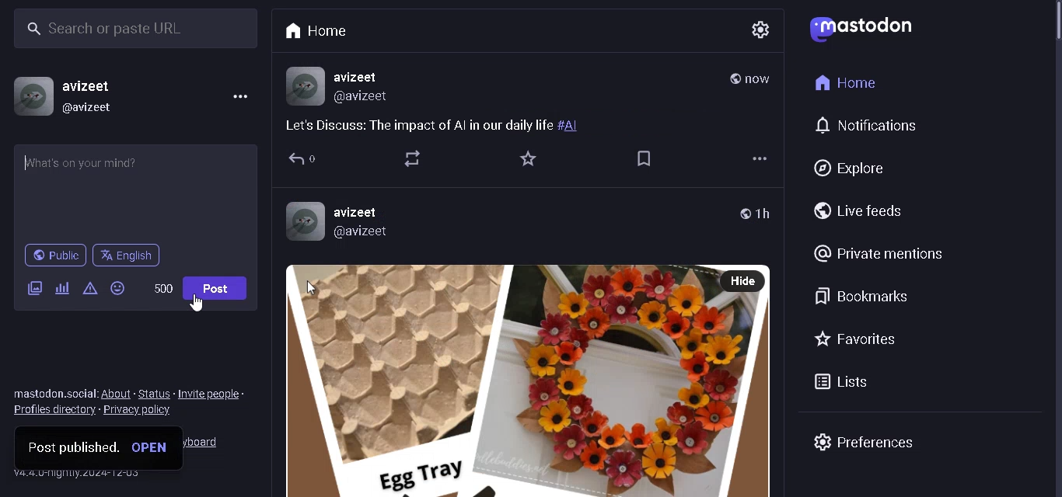  What do you see at coordinates (501, 381) in the screenshot?
I see `image` at bounding box center [501, 381].